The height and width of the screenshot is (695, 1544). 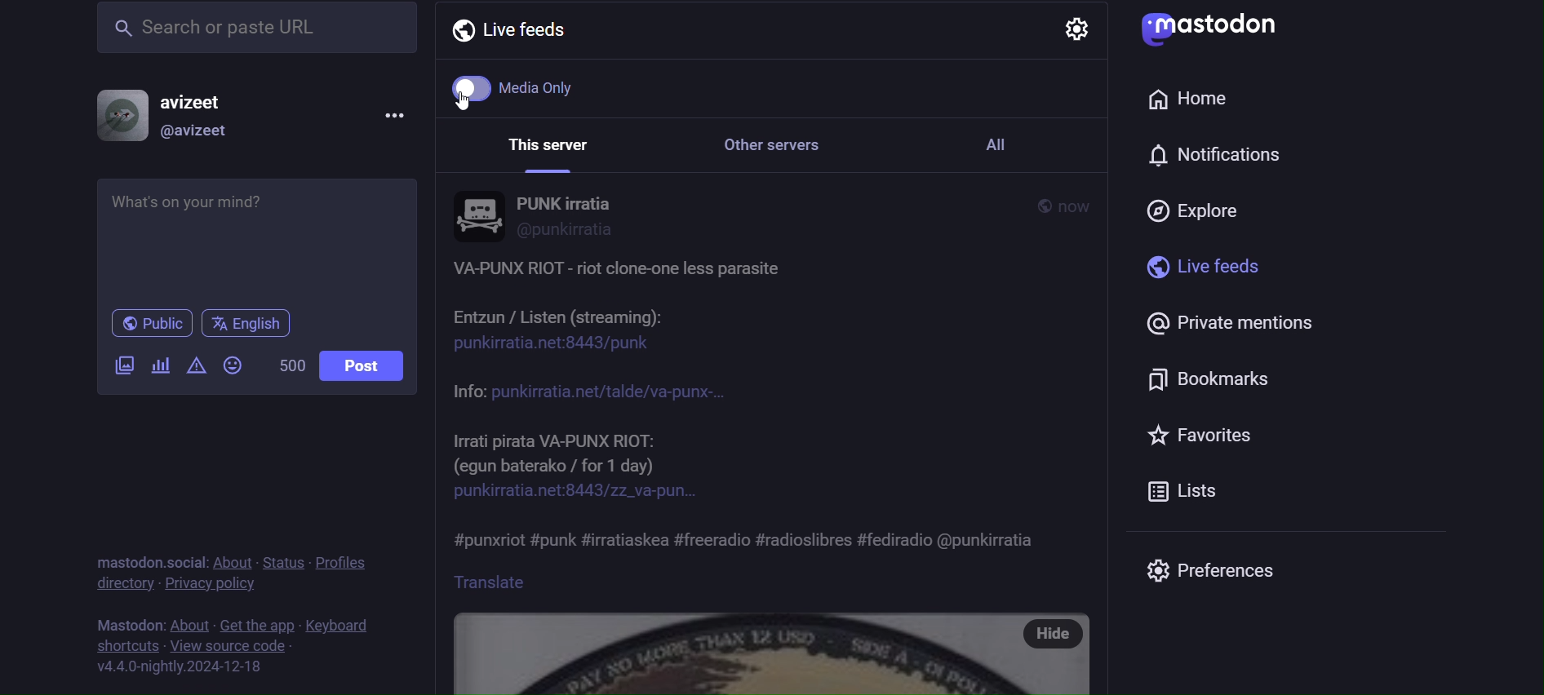 I want to click on about, so click(x=185, y=618).